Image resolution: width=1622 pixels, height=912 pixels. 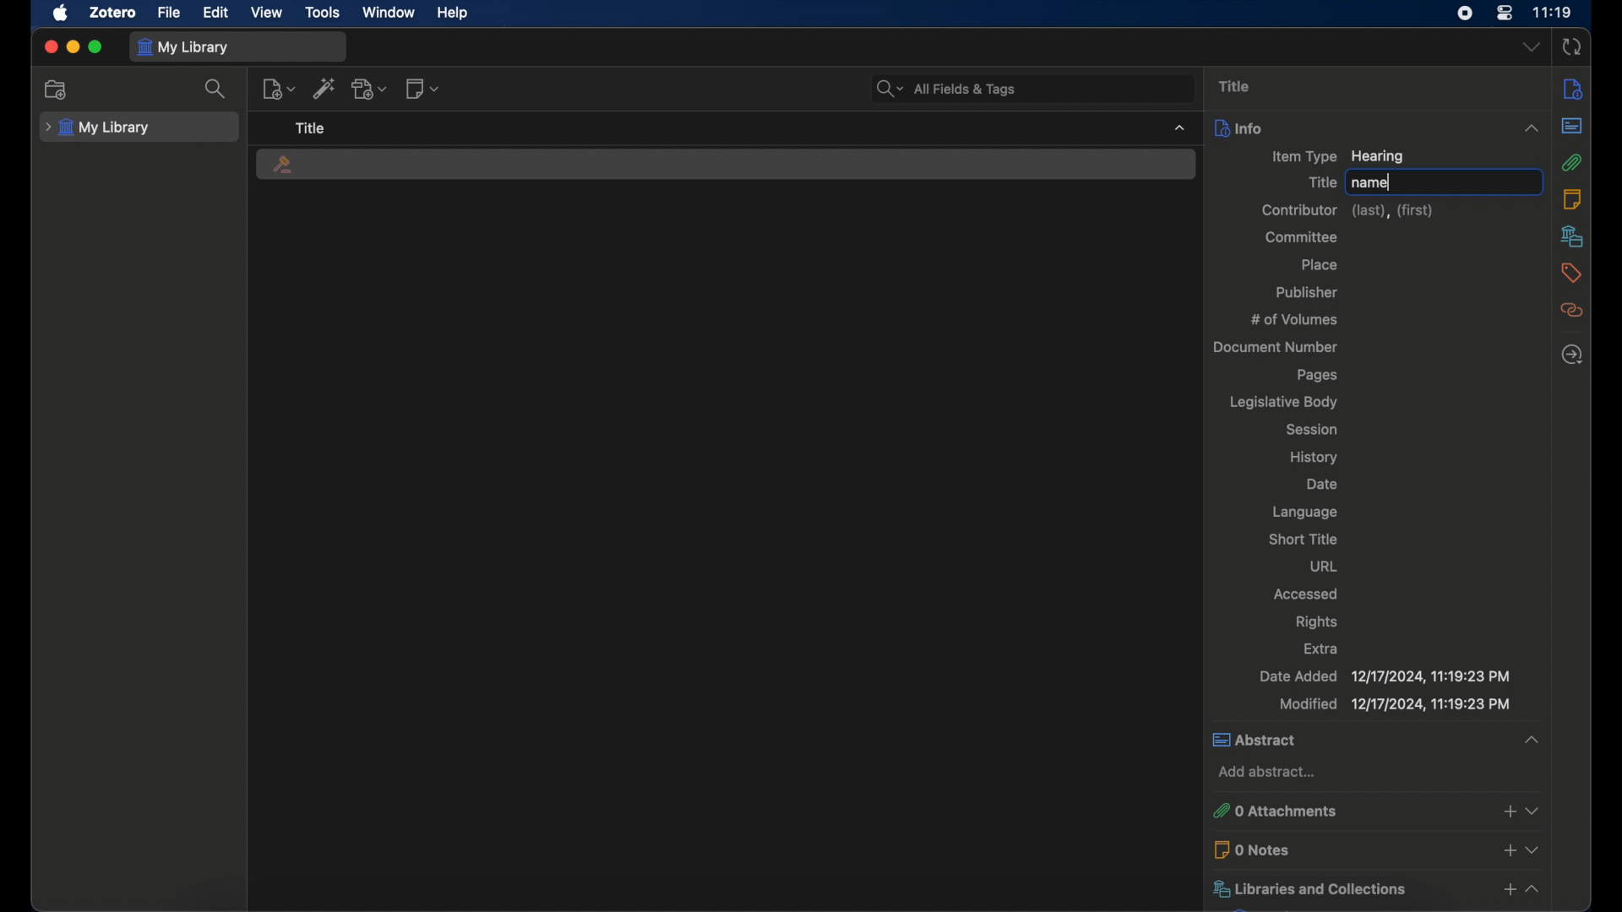 I want to click on close, so click(x=51, y=46).